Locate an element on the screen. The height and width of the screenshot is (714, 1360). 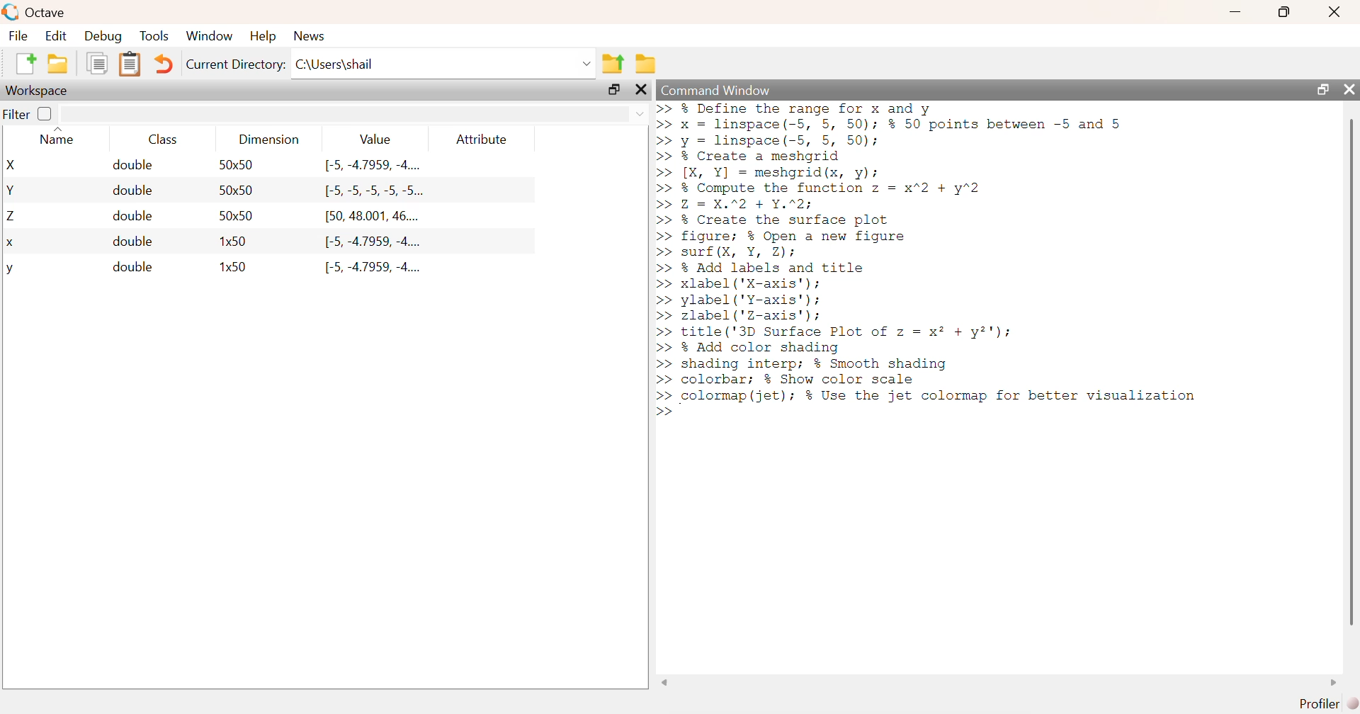
maximize is located at coordinates (614, 89).